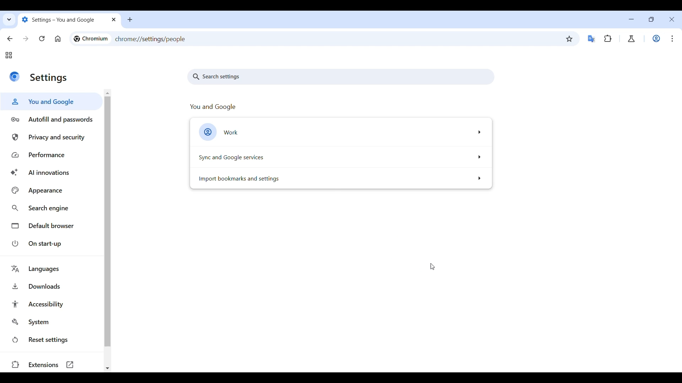 The width and height of the screenshot is (682, 383). I want to click on Work, so click(656, 38).